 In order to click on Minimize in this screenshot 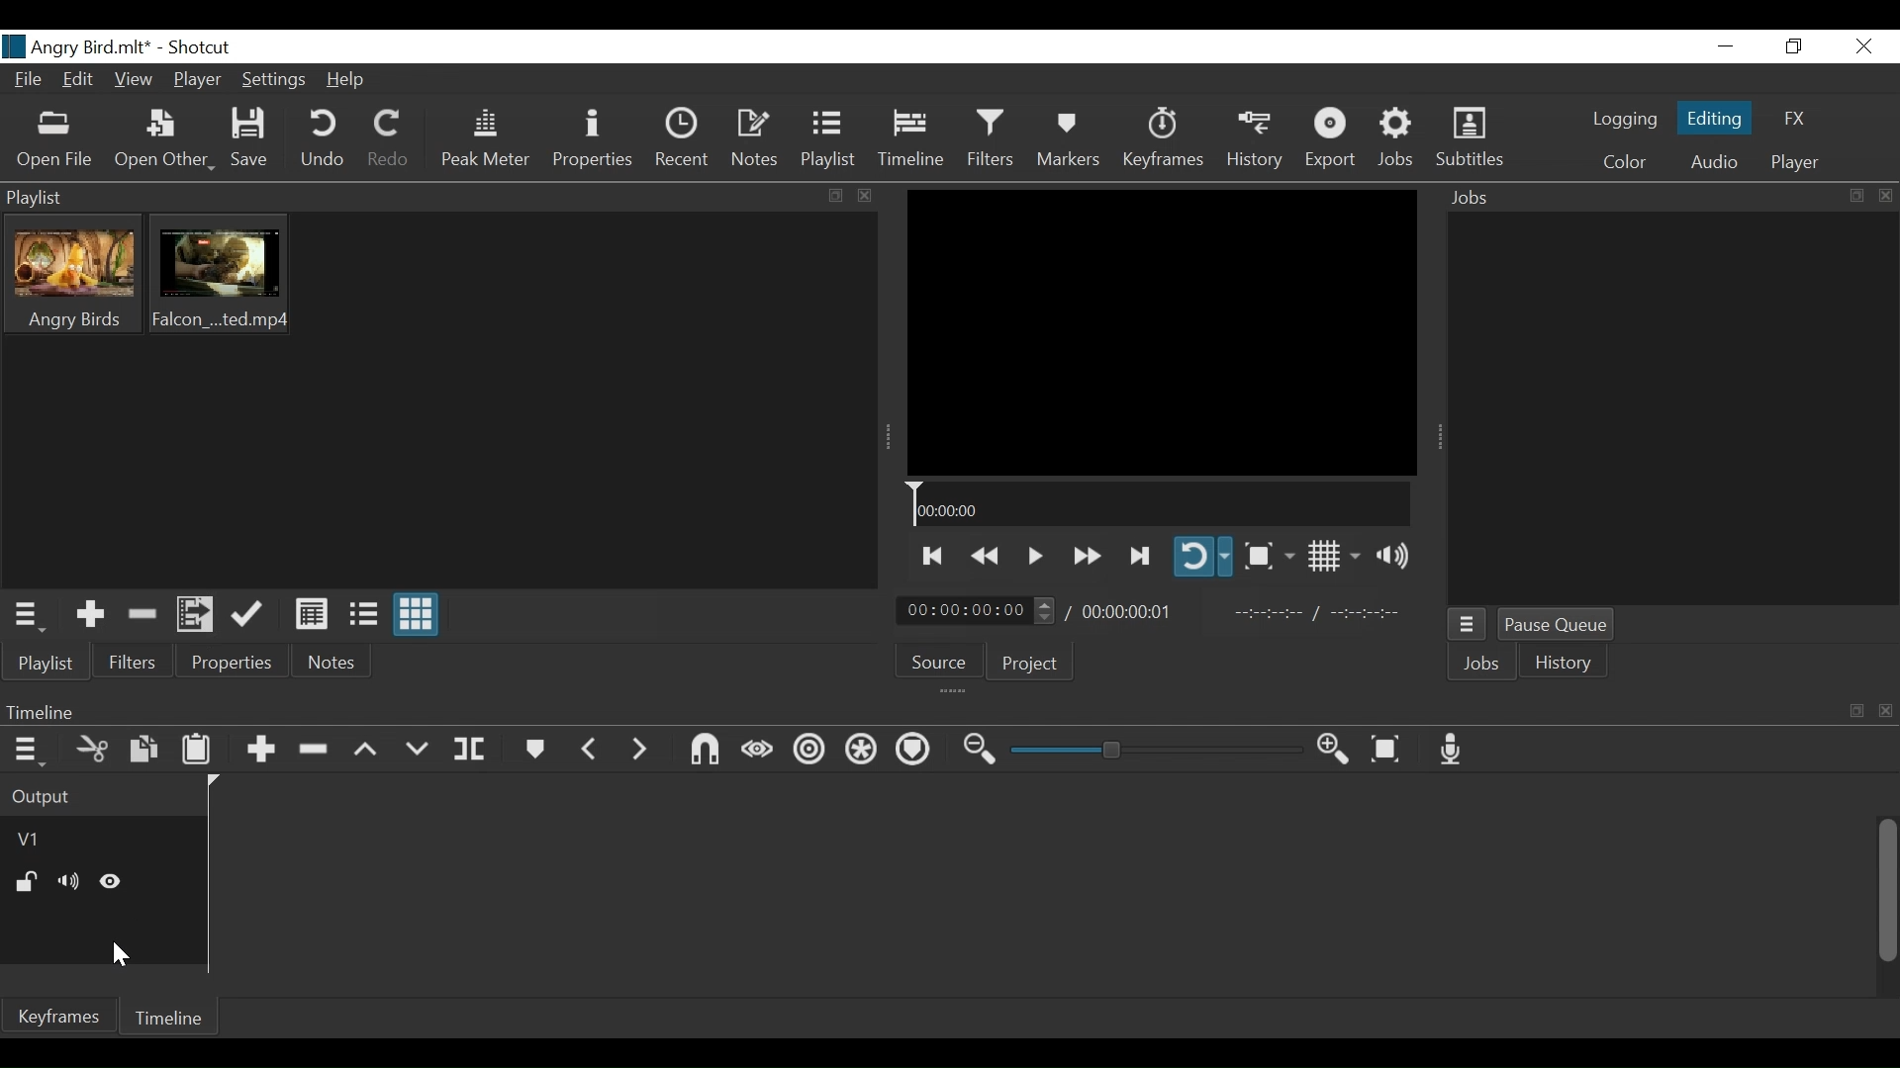, I will do `click(1726, 45)`.